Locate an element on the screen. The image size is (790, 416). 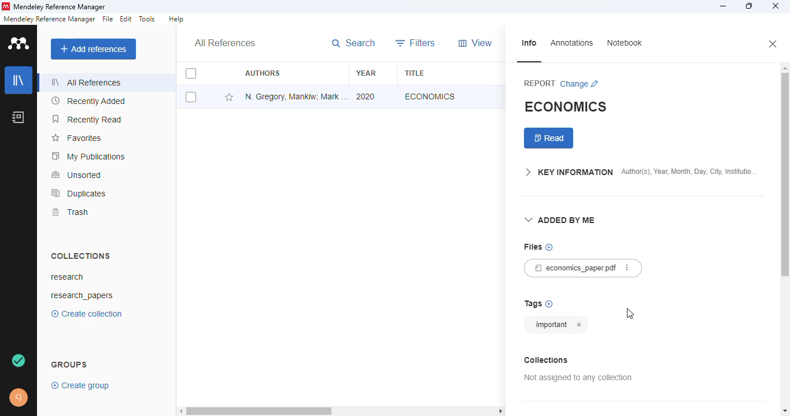
not assigned to any collection is located at coordinates (577, 378).